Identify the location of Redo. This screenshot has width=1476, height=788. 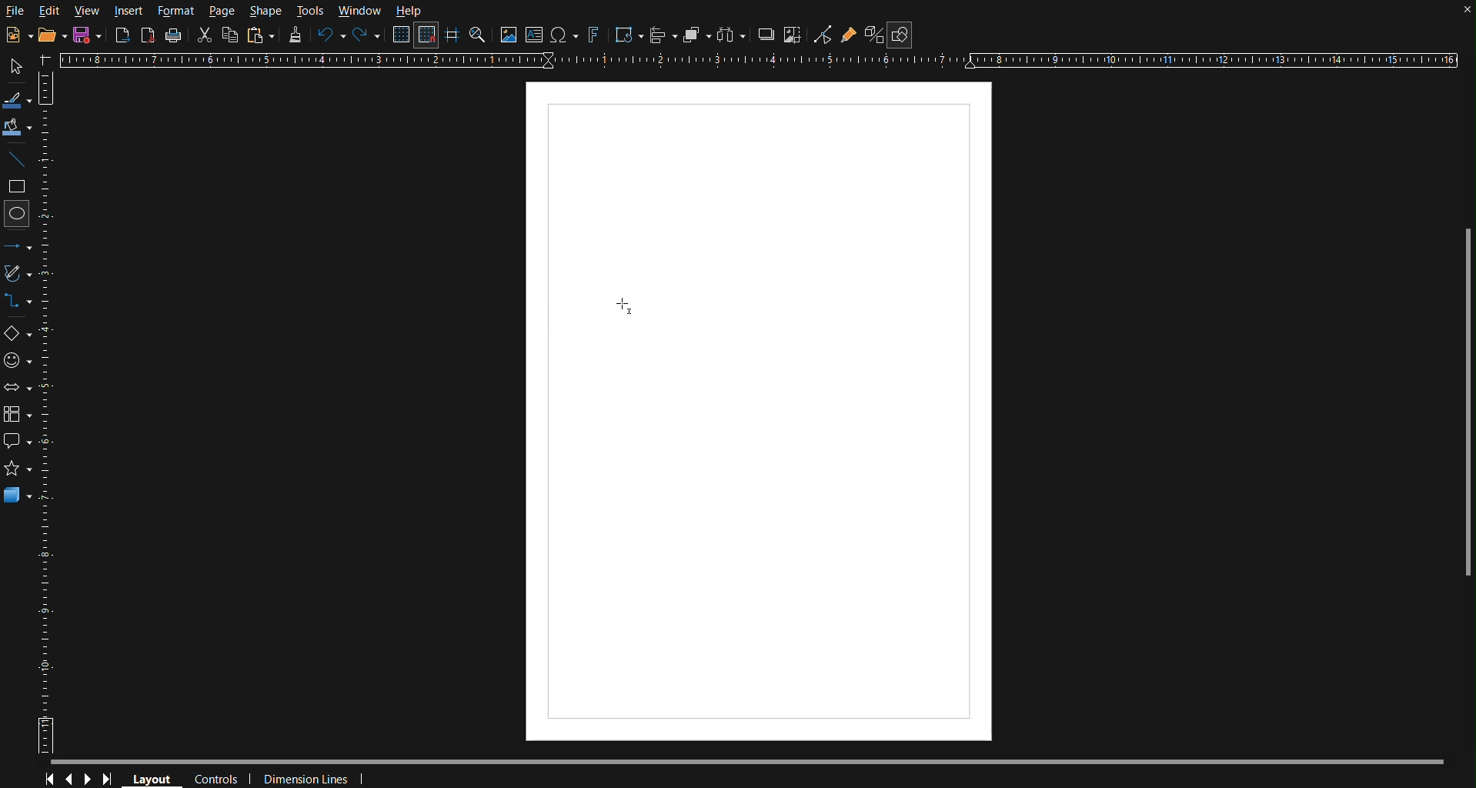
(363, 35).